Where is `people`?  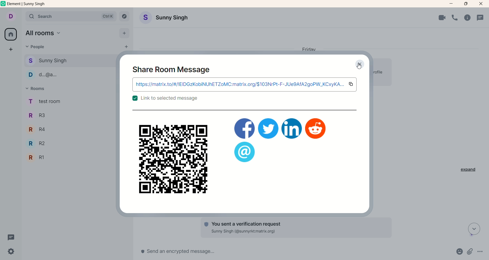
people is located at coordinates (36, 46).